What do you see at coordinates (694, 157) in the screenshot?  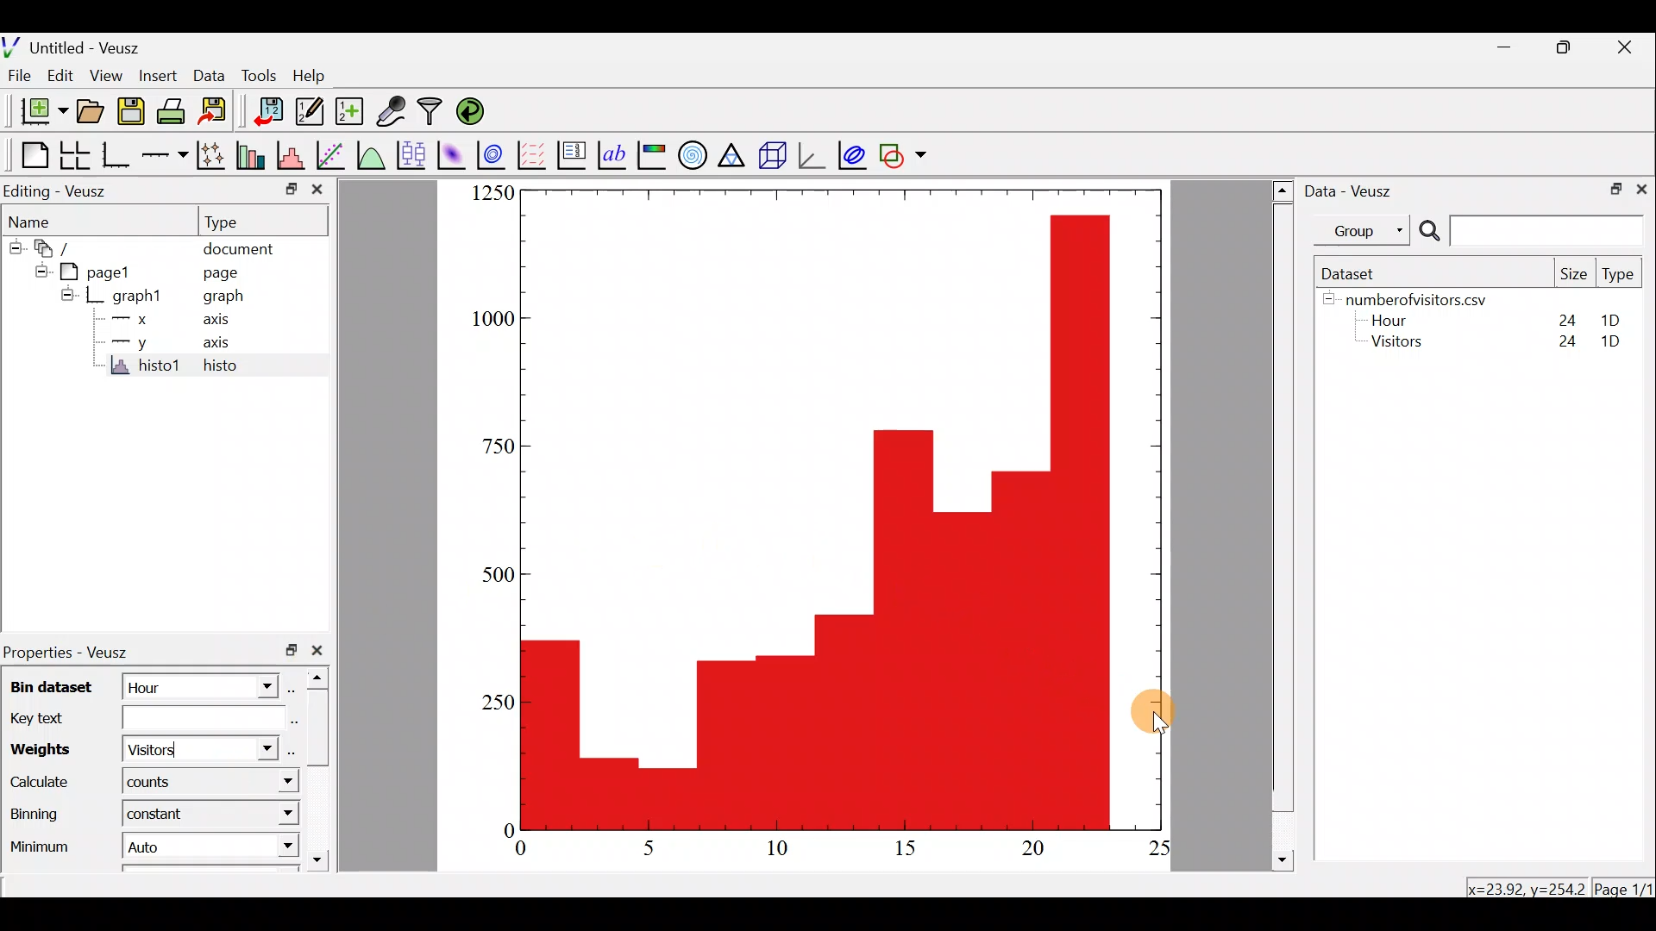 I see `polar graph` at bounding box center [694, 157].